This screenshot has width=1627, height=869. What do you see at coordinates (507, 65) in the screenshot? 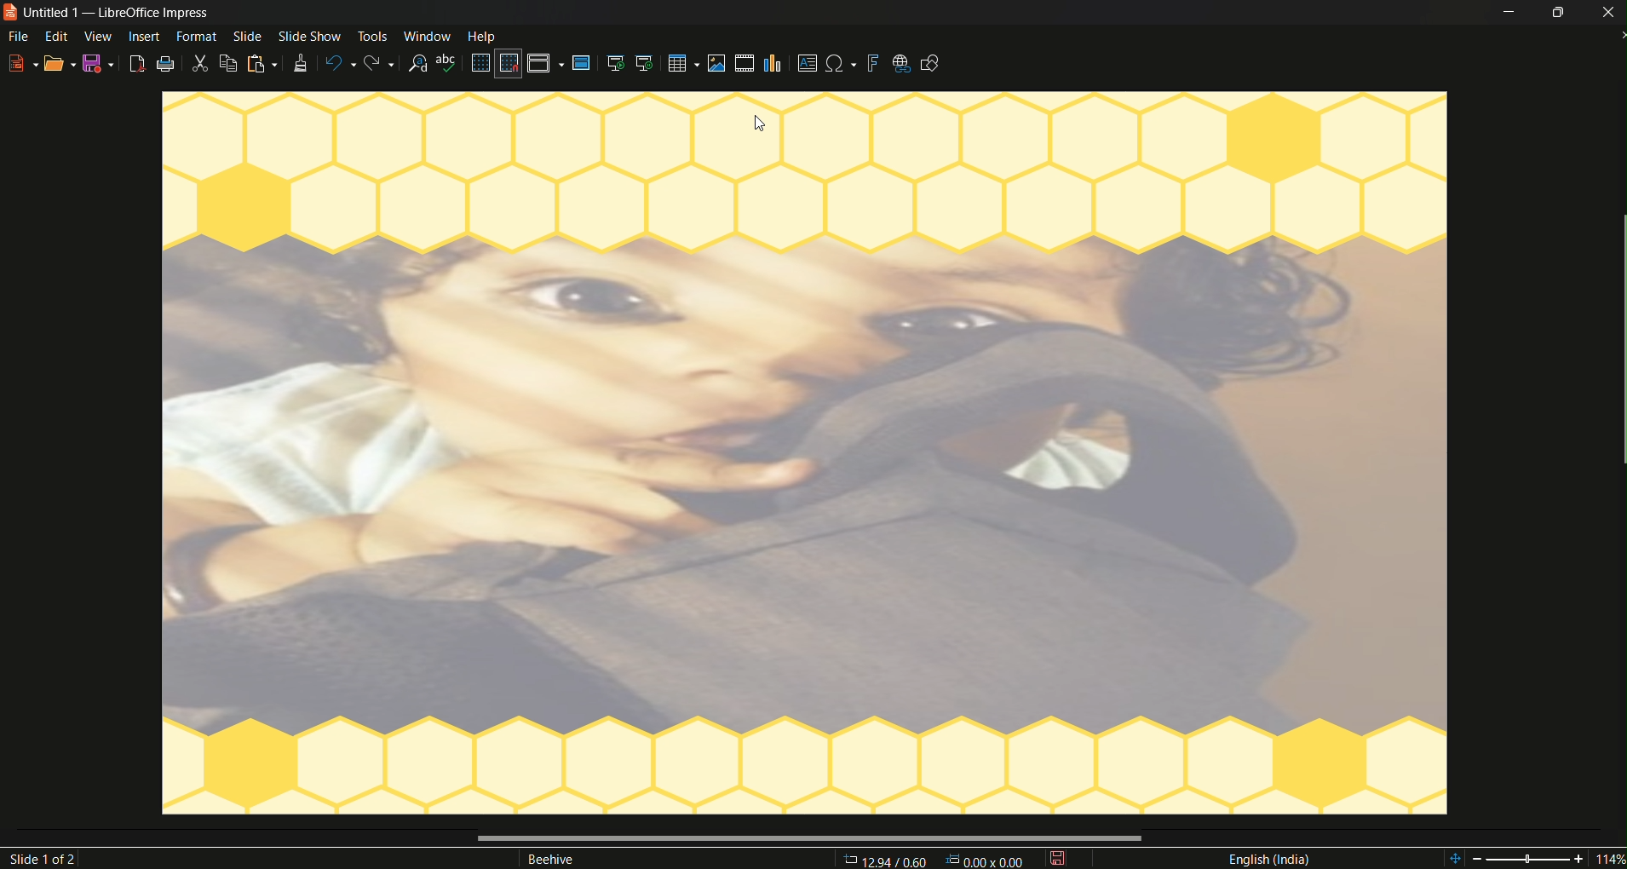
I see `snap to grid` at bounding box center [507, 65].